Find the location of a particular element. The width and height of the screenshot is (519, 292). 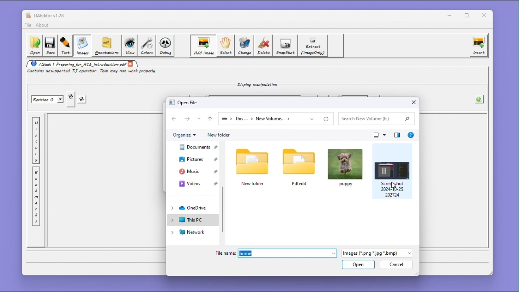

save is located at coordinates (83, 100).